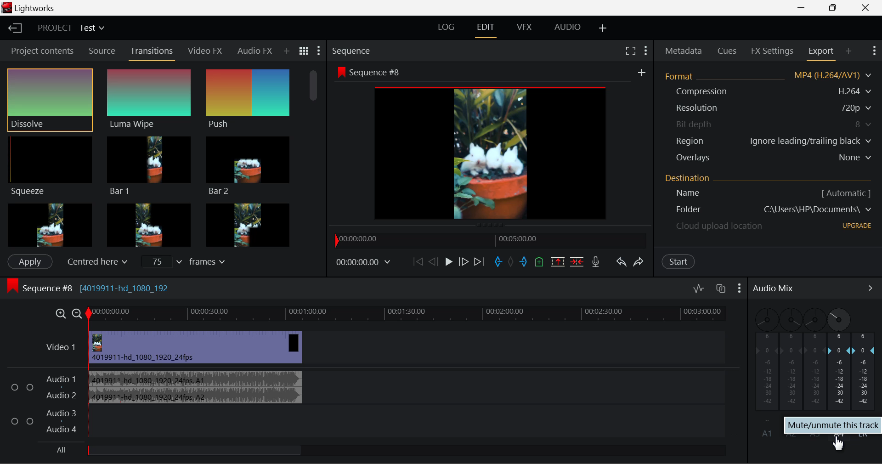 The width and height of the screenshot is (882, 464). What do you see at coordinates (774, 289) in the screenshot?
I see `Audio Mix` at bounding box center [774, 289].